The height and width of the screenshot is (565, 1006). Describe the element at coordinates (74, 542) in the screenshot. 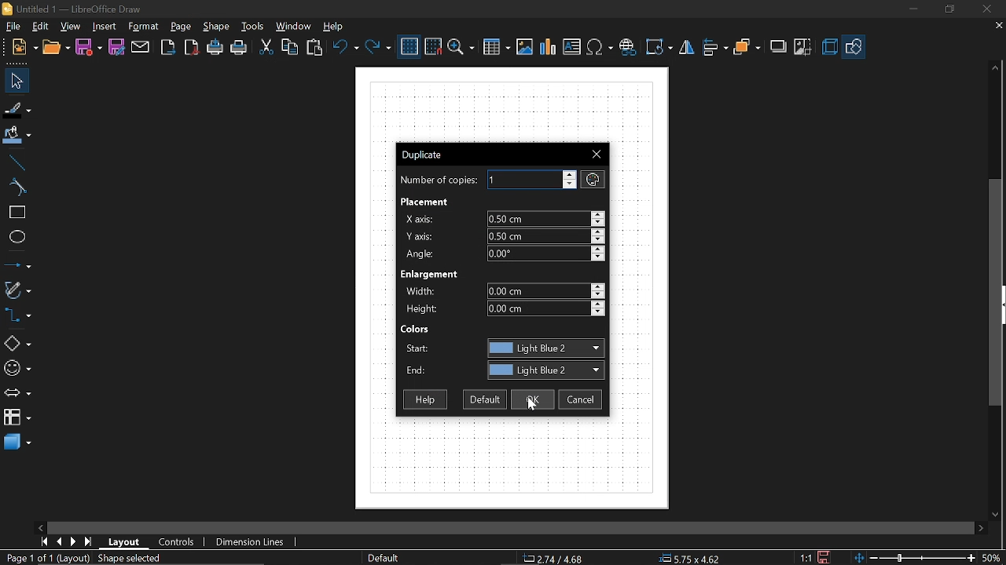

I see `next page` at that location.